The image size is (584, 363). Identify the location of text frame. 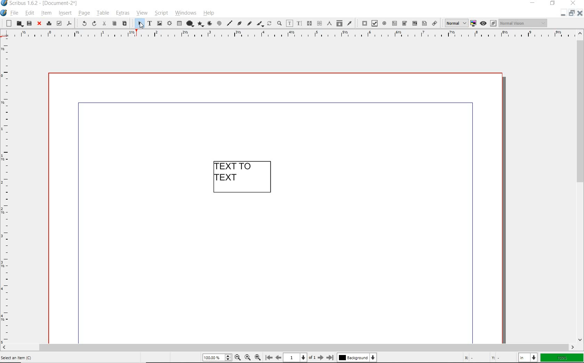
(149, 24).